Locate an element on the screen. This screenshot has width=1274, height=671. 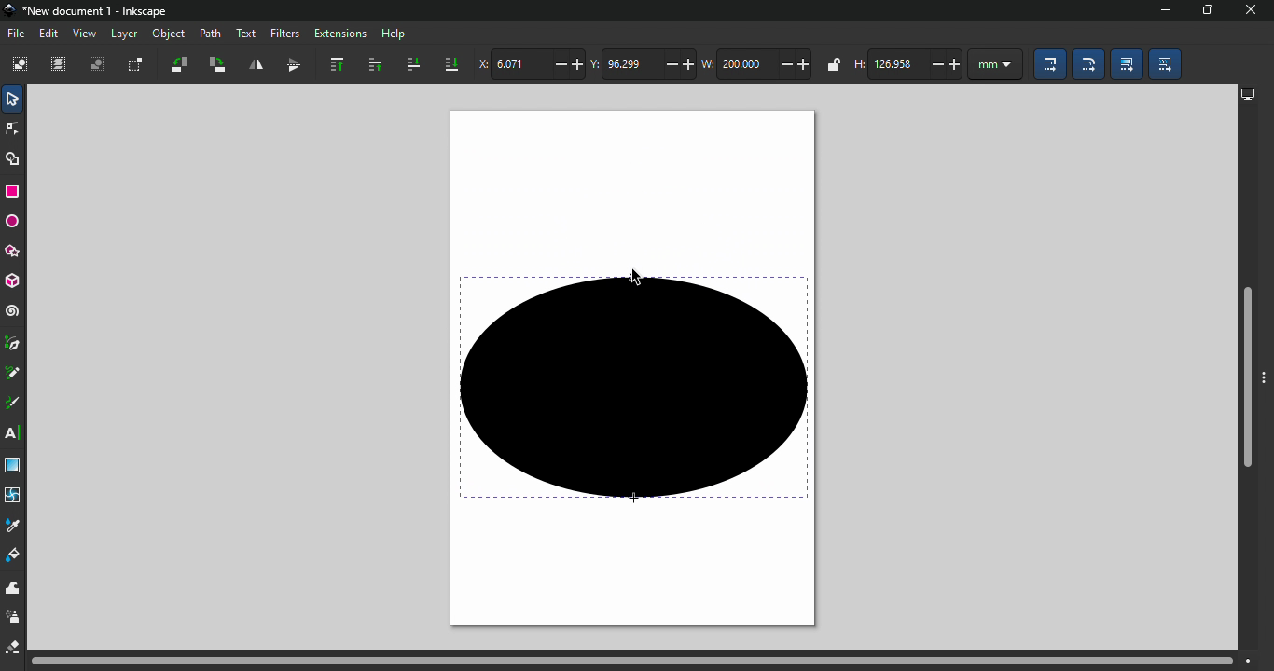
Text is located at coordinates (244, 32).